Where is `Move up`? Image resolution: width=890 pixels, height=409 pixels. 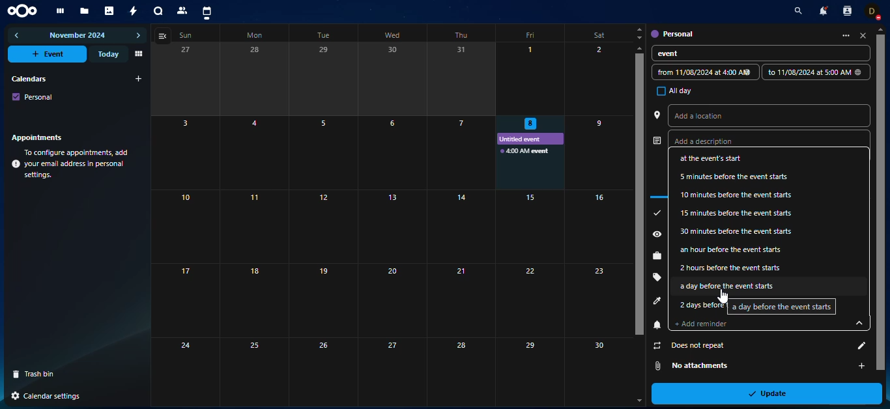 Move up is located at coordinates (639, 48).